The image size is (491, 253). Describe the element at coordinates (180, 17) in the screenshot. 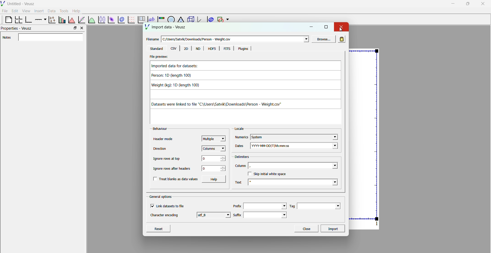

I see `ternary graph` at that location.